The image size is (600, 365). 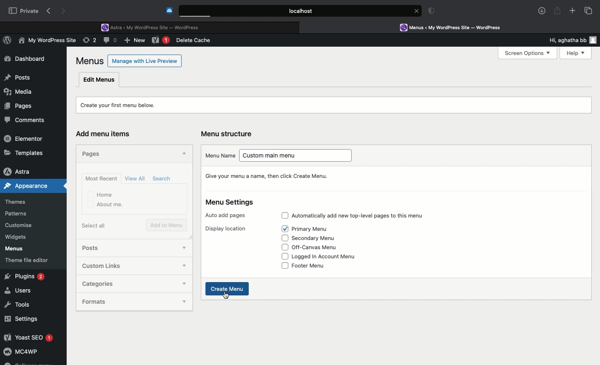 What do you see at coordinates (433, 12) in the screenshot?
I see `Badge` at bounding box center [433, 12].